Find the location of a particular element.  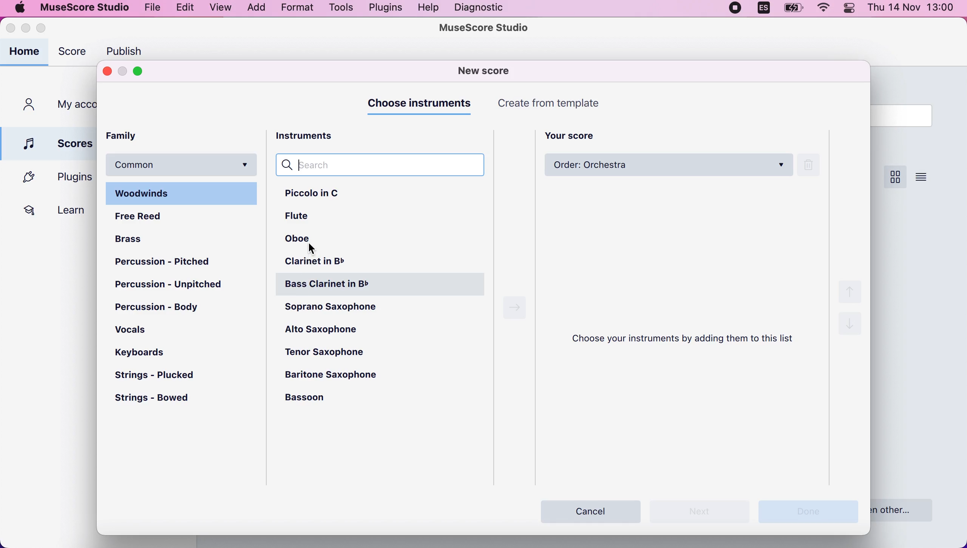

oboe is located at coordinates (303, 241).